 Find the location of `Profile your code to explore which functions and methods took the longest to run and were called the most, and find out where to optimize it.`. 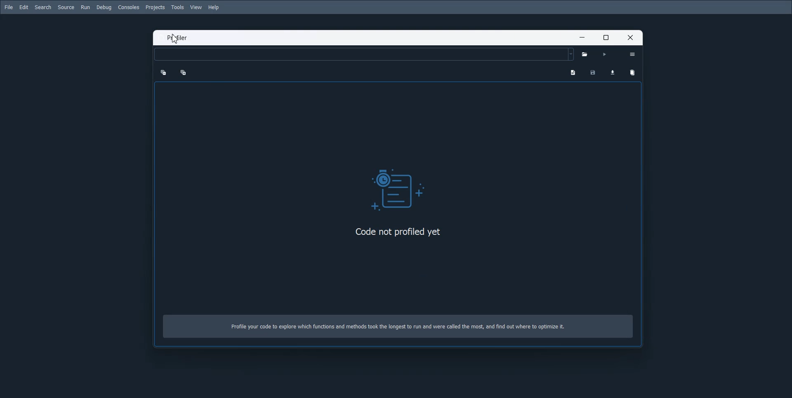

Profile your code to explore which functions and methods took the longest to run and were called the most, and find out where to optimize it. is located at coordinates (401, 329).